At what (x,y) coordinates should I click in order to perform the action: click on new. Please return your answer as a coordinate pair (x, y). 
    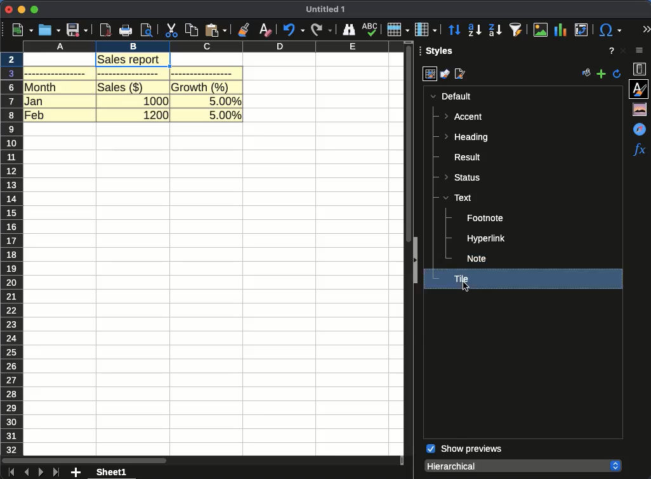
    Looking at the image, I should click on (20, 30).